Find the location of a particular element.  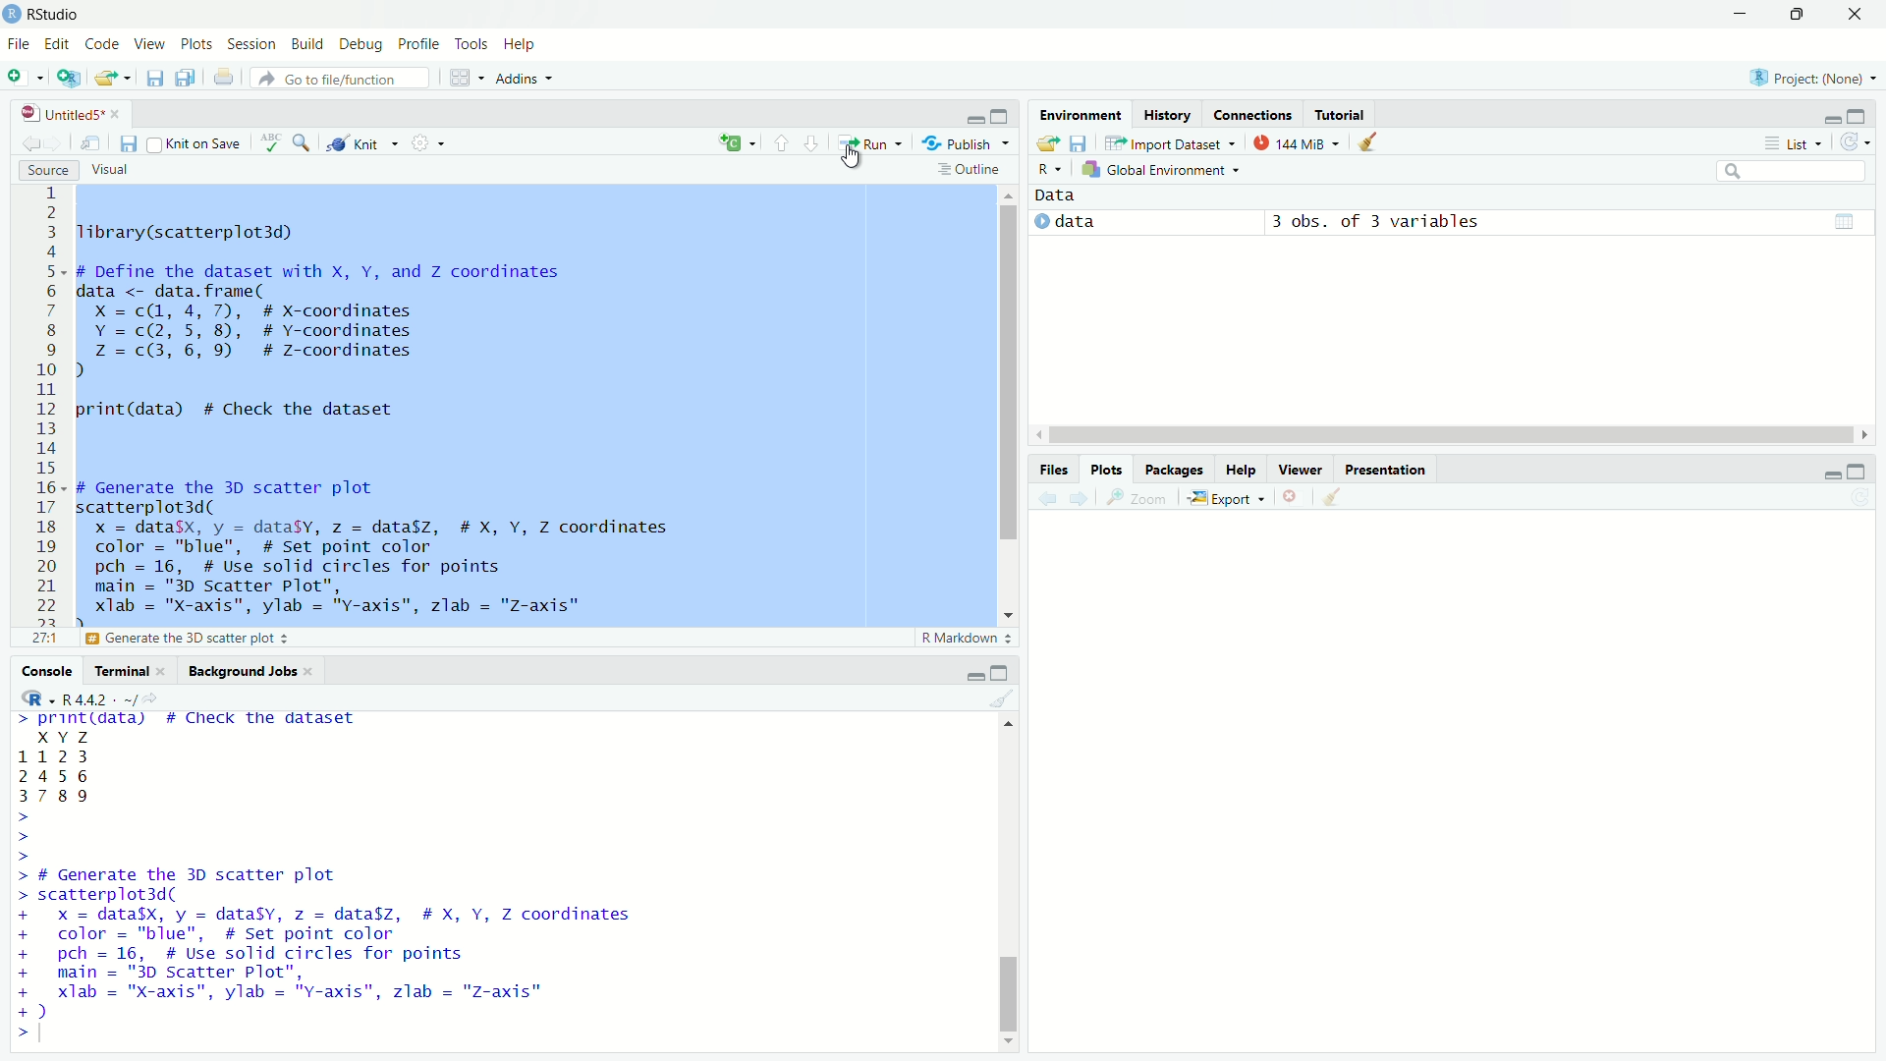

environment is located at coordinates (1079, 114).